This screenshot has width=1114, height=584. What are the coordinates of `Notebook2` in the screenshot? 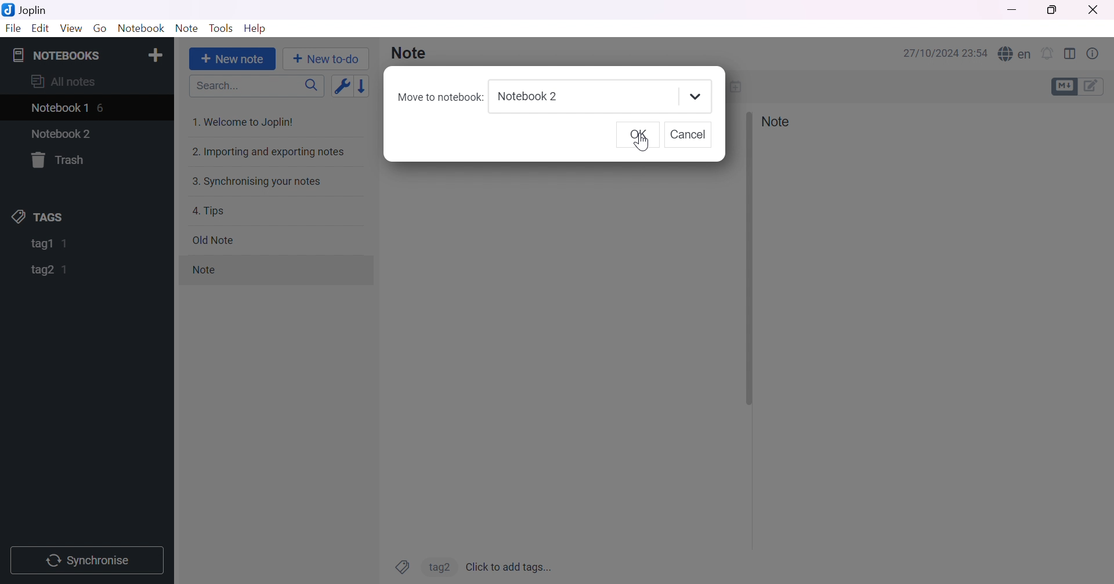 It's located at (62, 133).